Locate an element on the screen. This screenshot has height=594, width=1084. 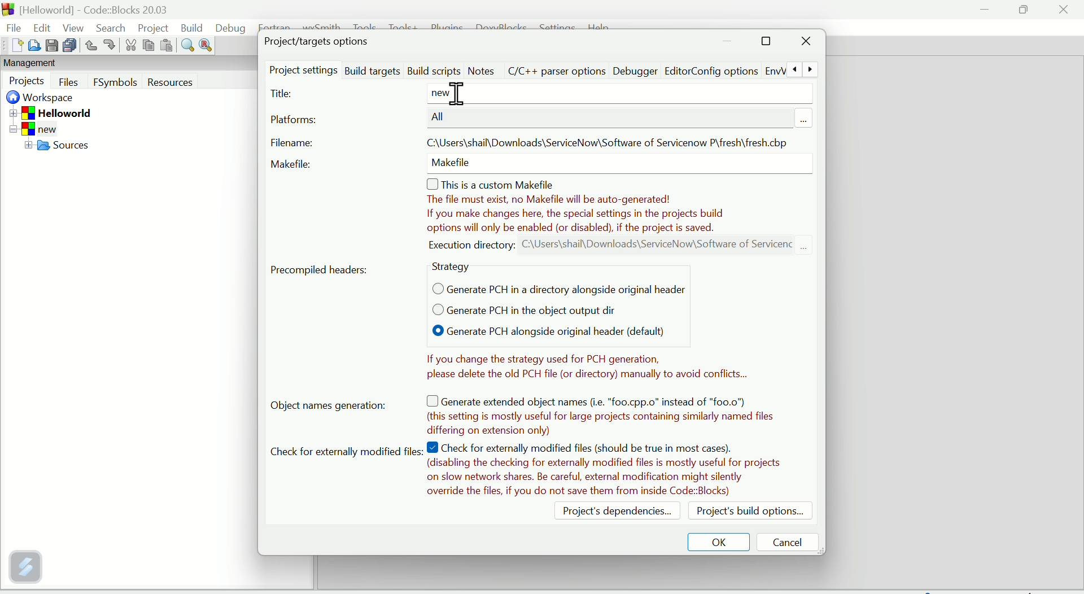
Hello World is located at coordinates (67, 112).